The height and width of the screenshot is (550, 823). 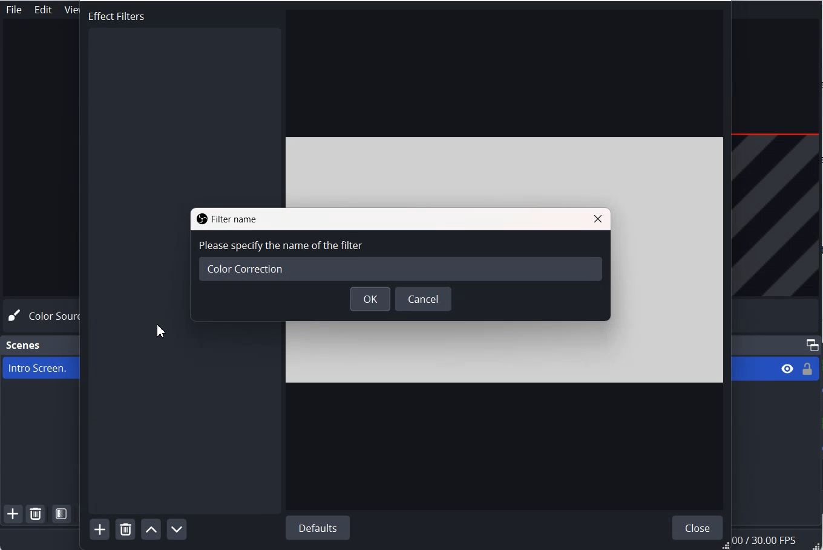 I want to click on Open Scene Filter, so click(x=62, y=514).